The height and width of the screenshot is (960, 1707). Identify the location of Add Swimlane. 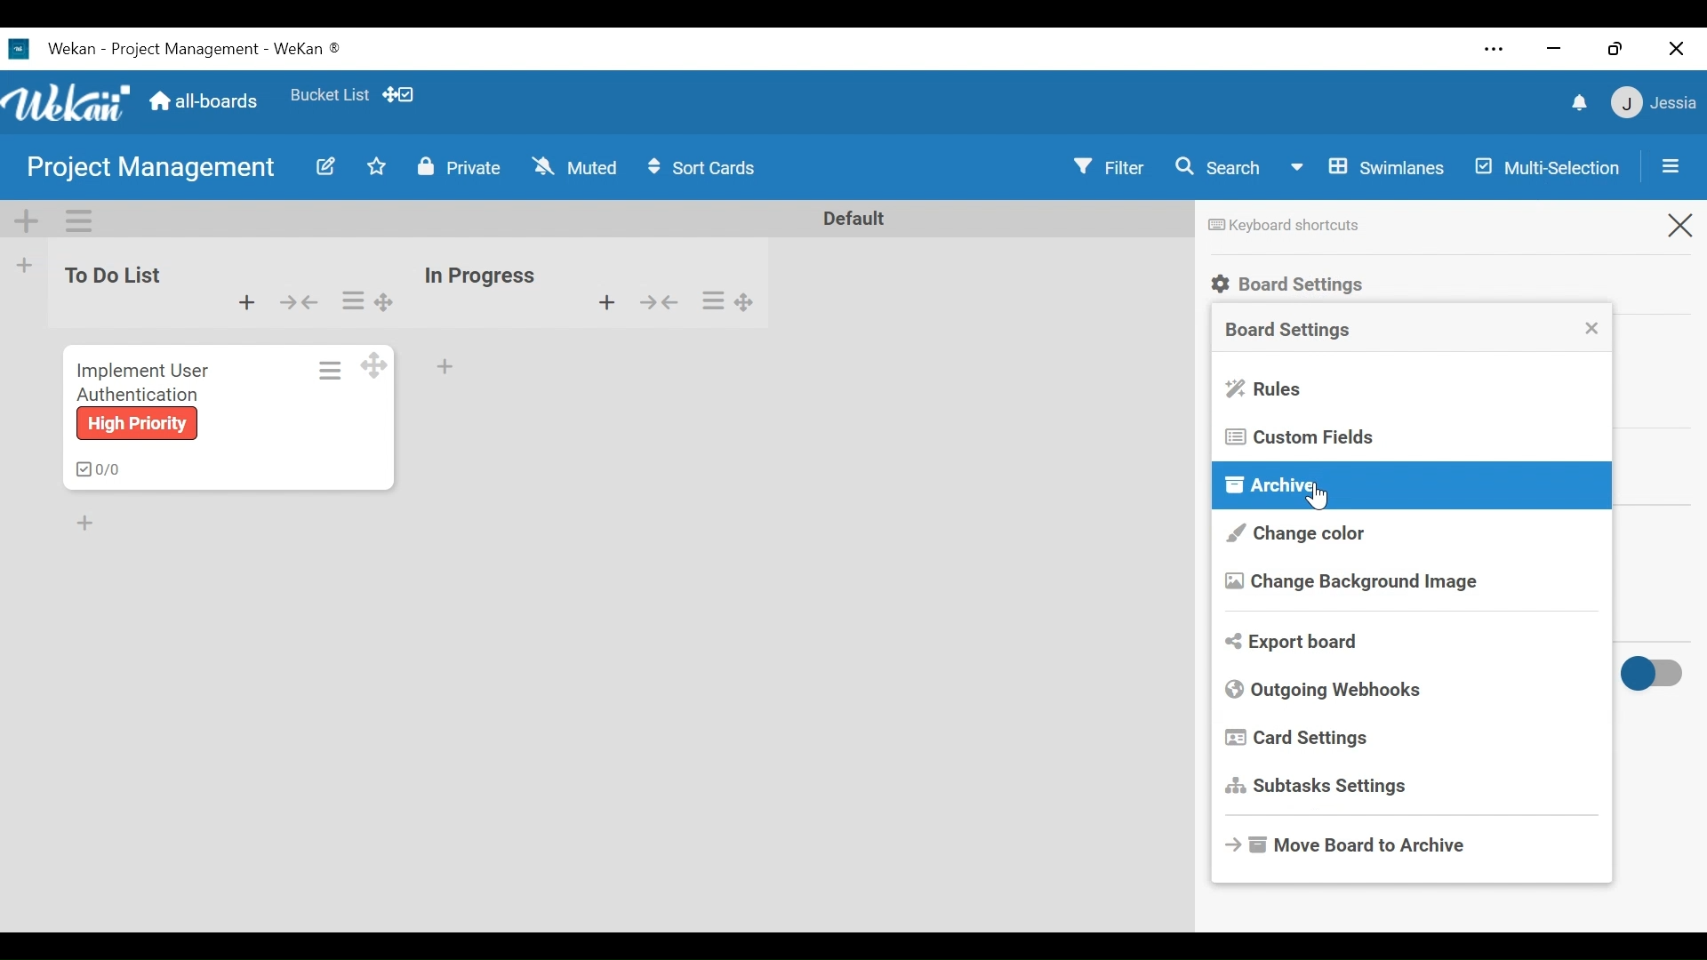
(28, 220).